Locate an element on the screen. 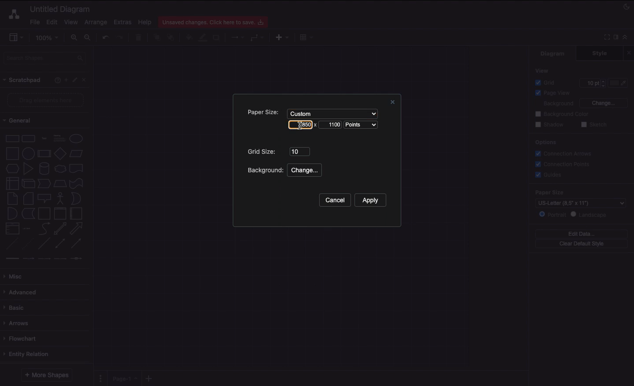  Dotted line is located at coordinates (28, 245).